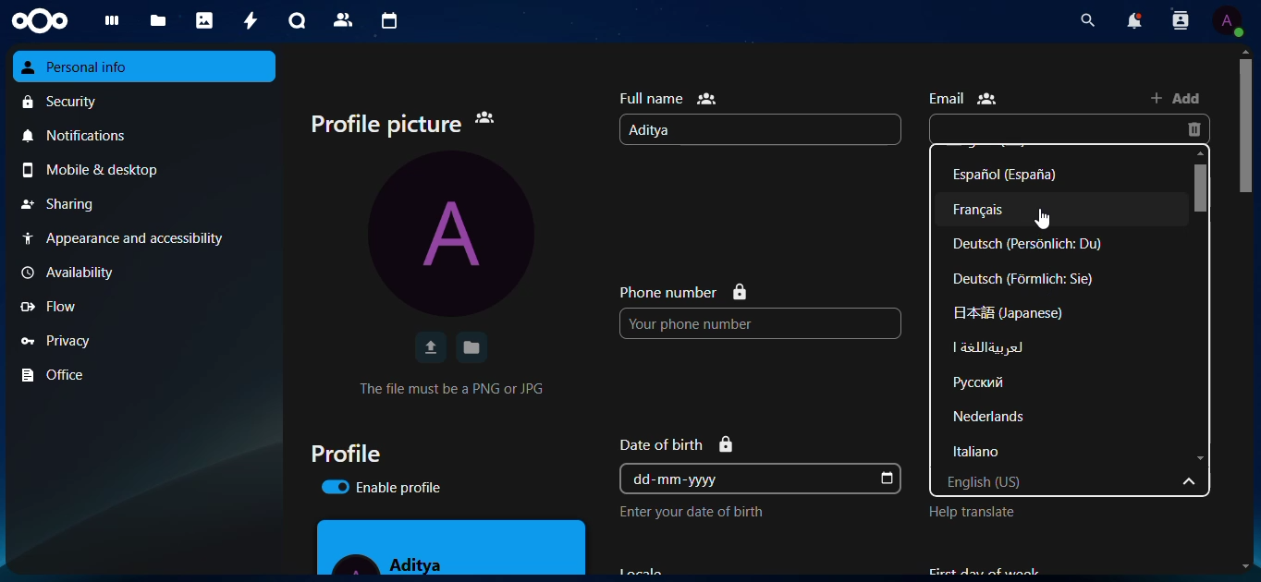 This screenshot has width=1261, height=582. Describe the element at coordinates (388, 21) in the screenshot. I see `calendar` at that location.